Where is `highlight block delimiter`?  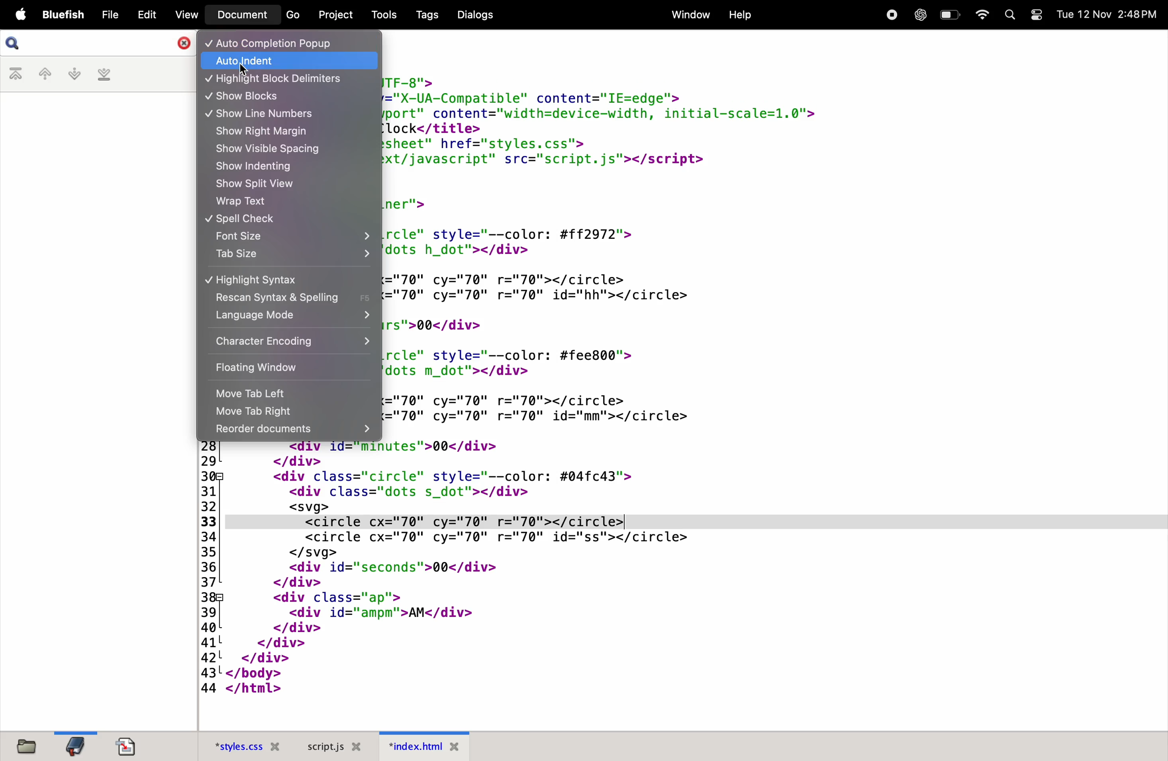 highlight block delimiter is located at coordinates (287, 80).